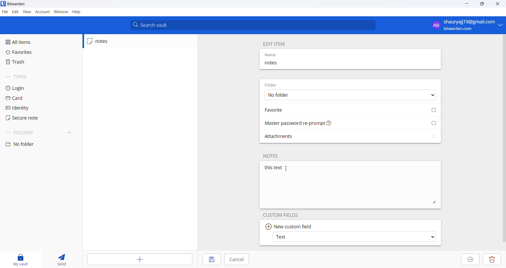  Describe the element at coordinates (272, 156) in the screenshot. I see `notes` at that location.